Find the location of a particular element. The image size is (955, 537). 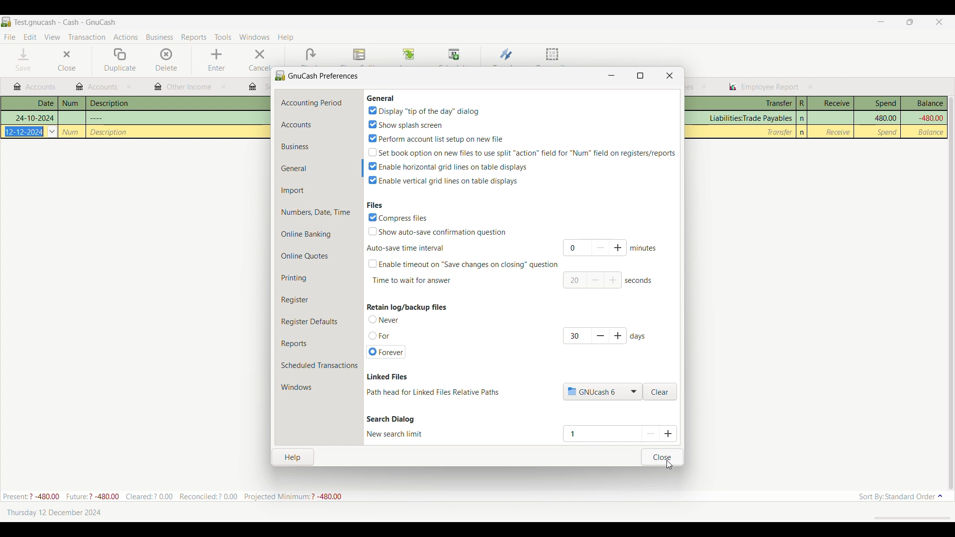

Location options is located at coordinates (603, 391).